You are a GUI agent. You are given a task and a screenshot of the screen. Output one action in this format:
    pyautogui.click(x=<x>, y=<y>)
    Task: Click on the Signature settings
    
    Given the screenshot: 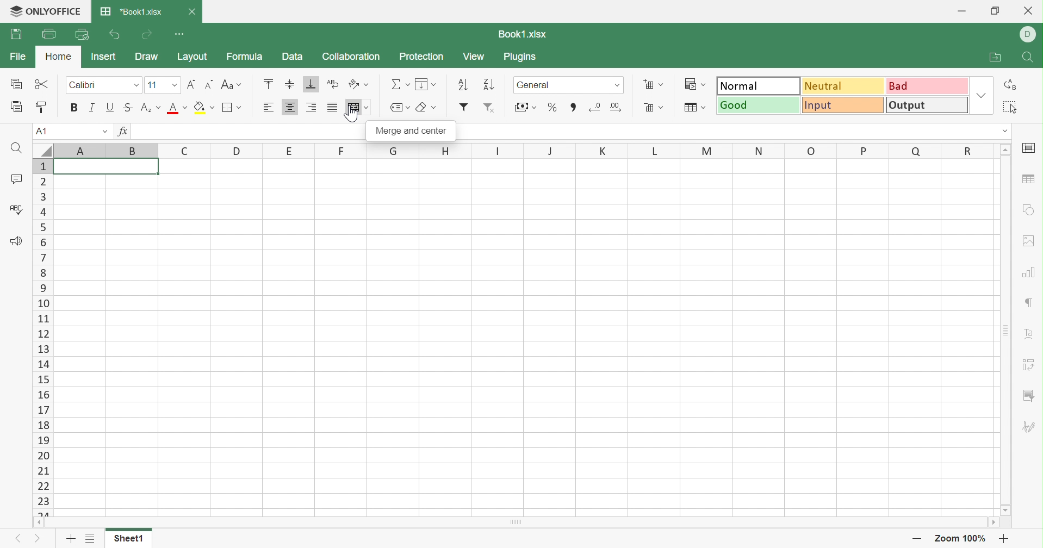 What is the action you would take?
    pyautogui.click(x=1030, y=427)
    